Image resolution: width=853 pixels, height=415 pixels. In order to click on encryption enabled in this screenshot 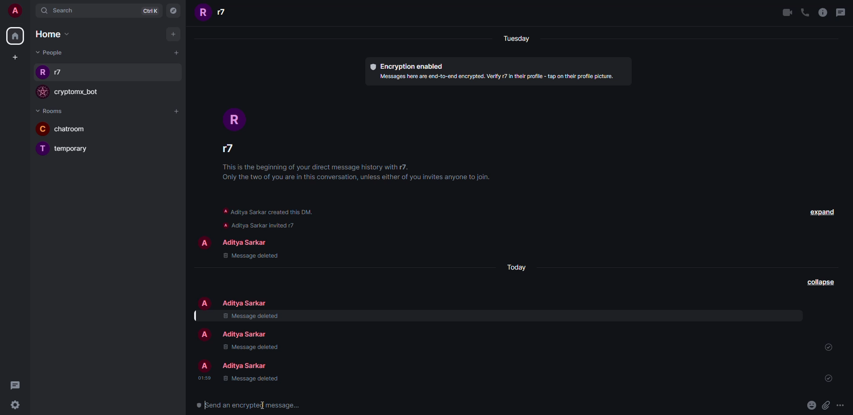, I will do `click(407, 65)`.